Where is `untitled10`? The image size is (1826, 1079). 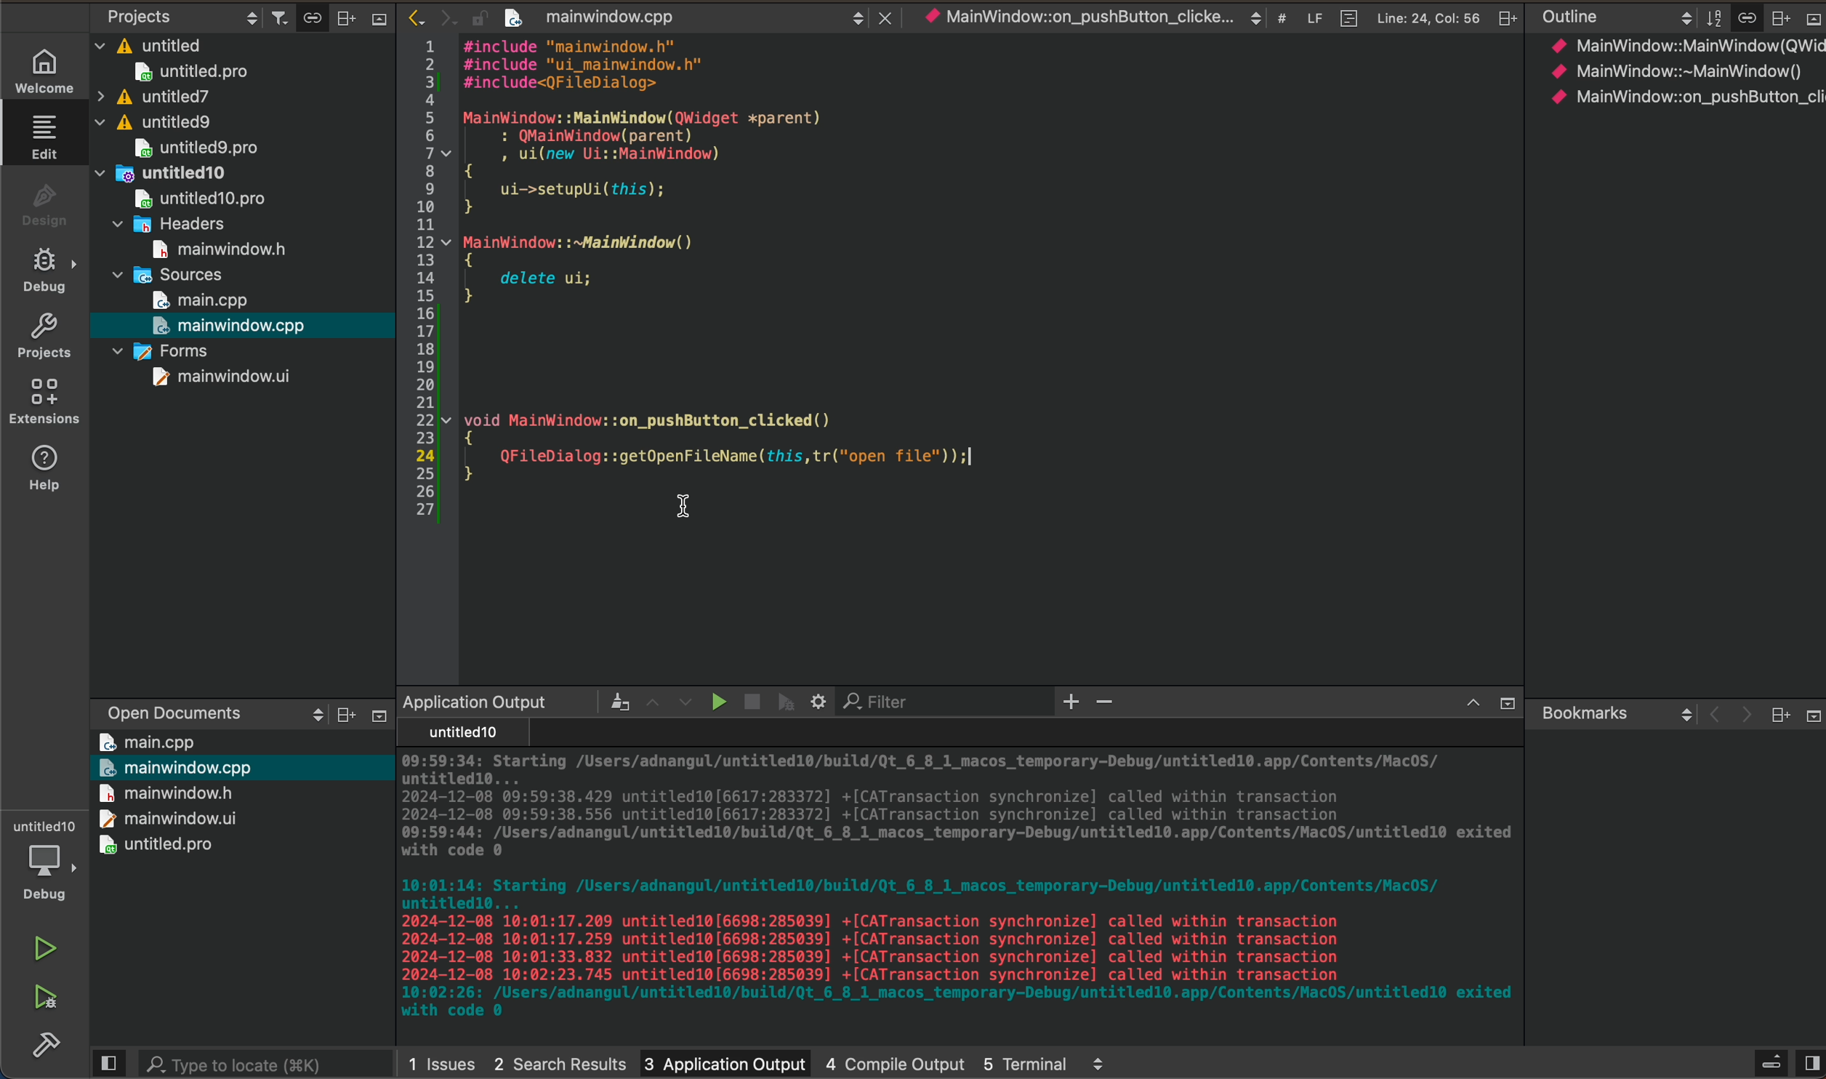
untitled10 is located at coordinates (459, 733).